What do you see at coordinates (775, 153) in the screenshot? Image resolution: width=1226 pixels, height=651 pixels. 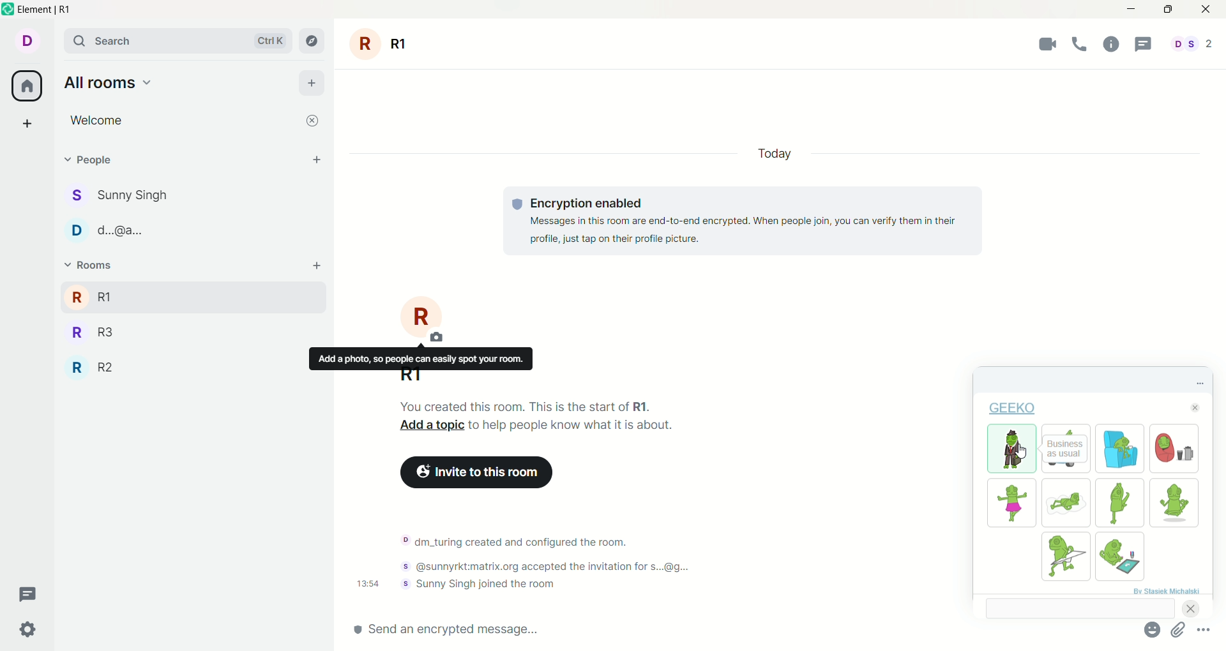 I see `today` at bounding box center [775, 153].